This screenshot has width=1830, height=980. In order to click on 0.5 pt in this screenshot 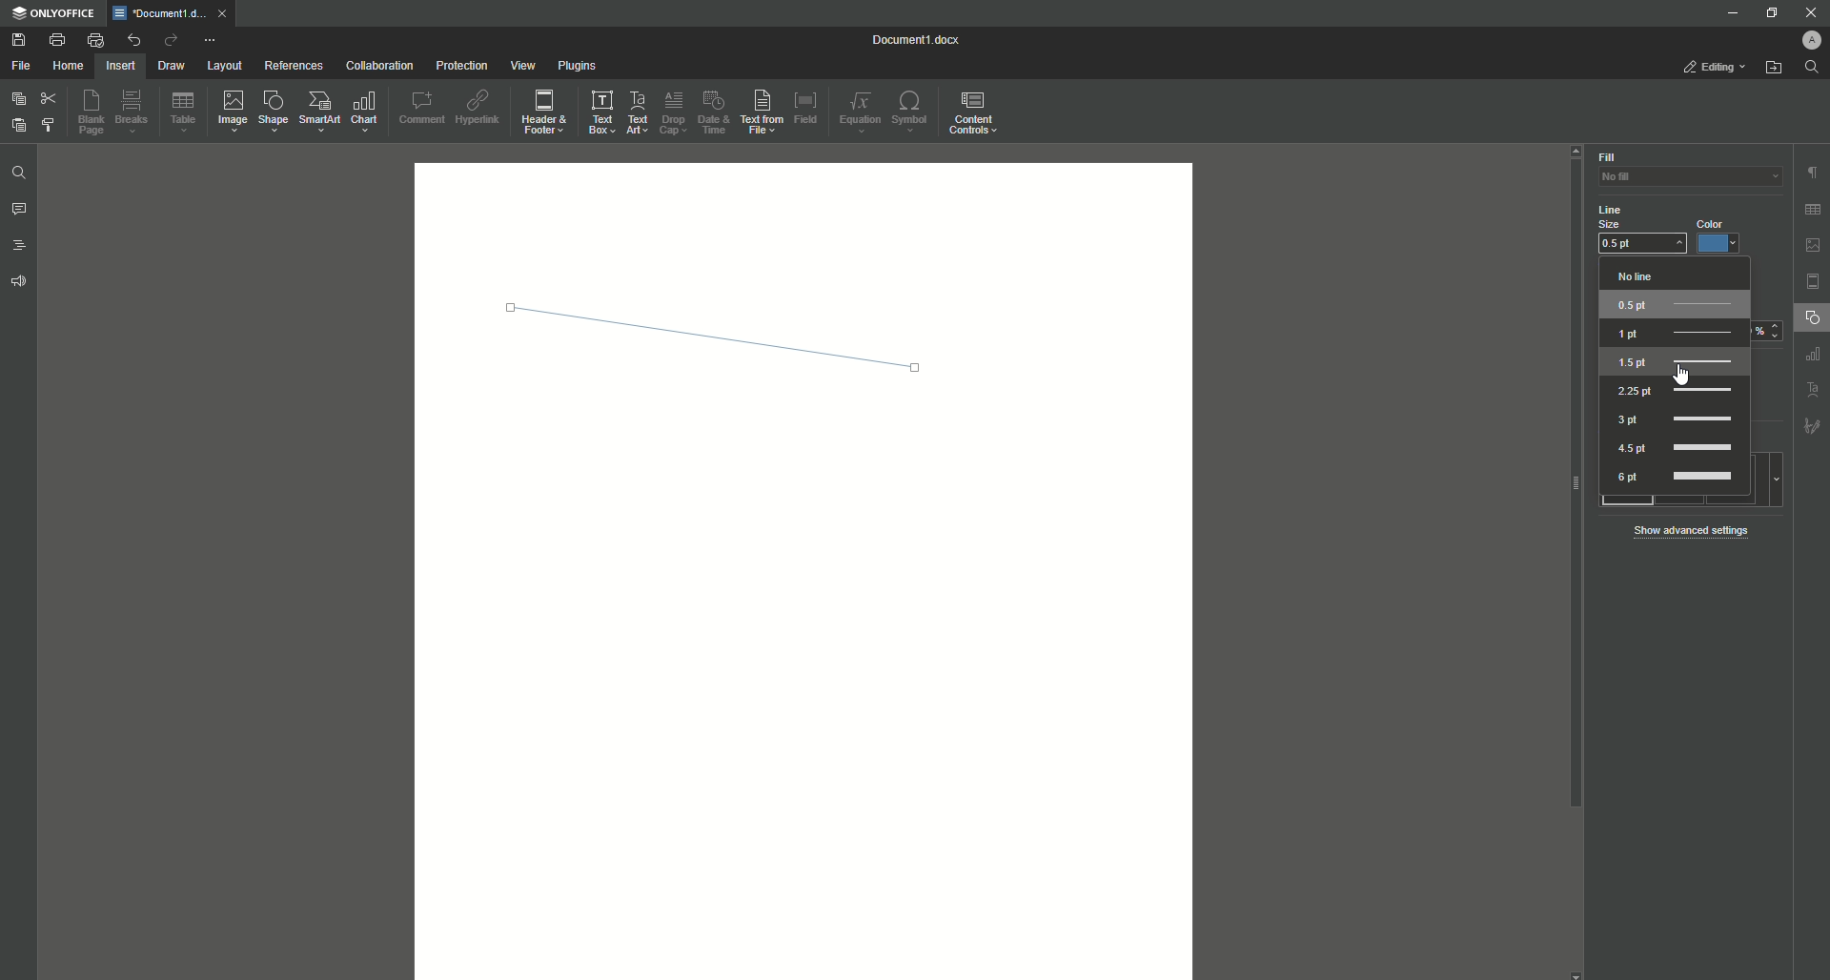, I will do `click(1641, 246)`.